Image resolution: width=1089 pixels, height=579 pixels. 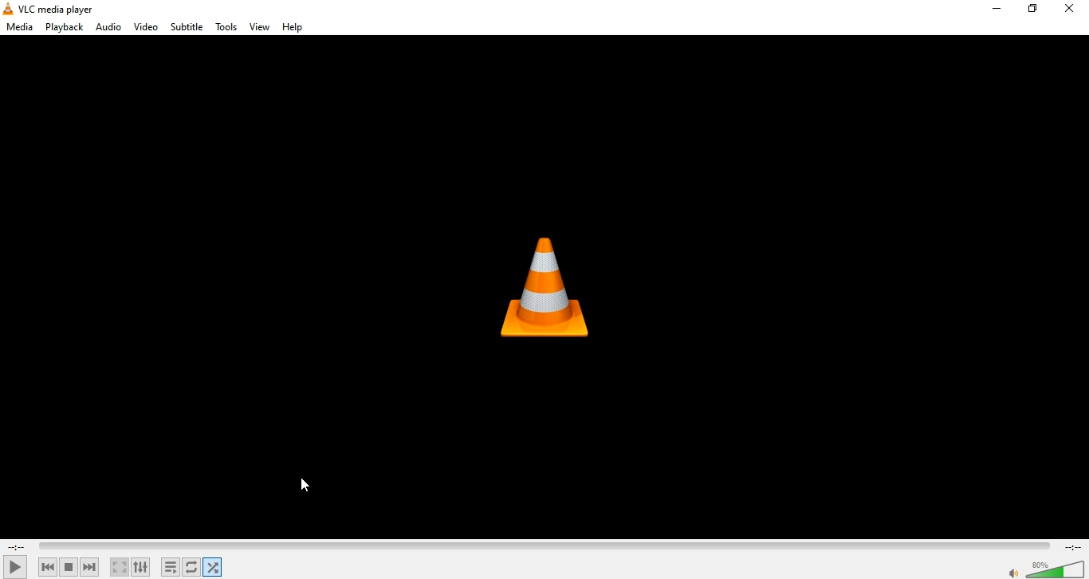 I want to click on VLC media player, so click(x=49, y=9).